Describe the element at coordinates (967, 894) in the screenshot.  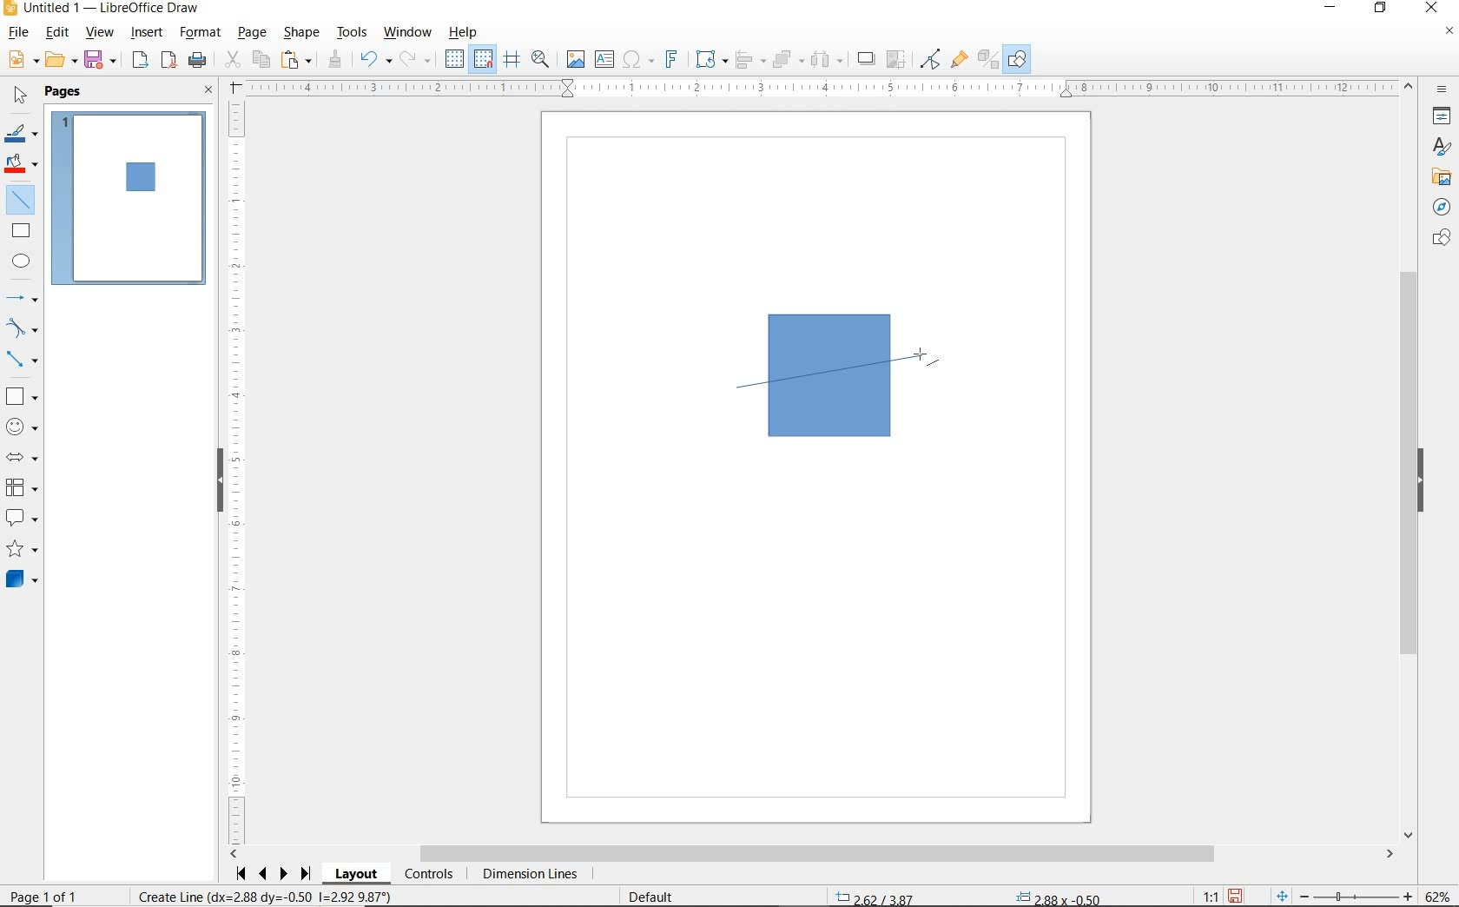
I see `STANDARD SELECTION` at that location.